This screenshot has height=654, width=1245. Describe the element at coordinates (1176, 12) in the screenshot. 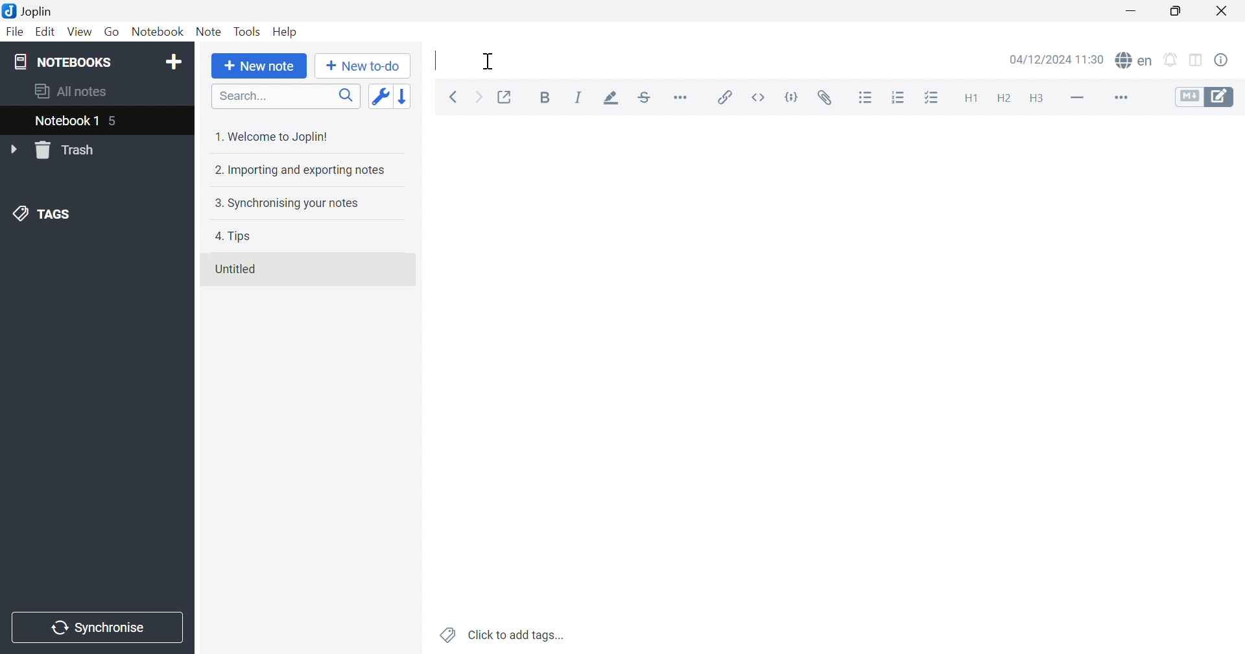

I see `Restore Down` at that location.